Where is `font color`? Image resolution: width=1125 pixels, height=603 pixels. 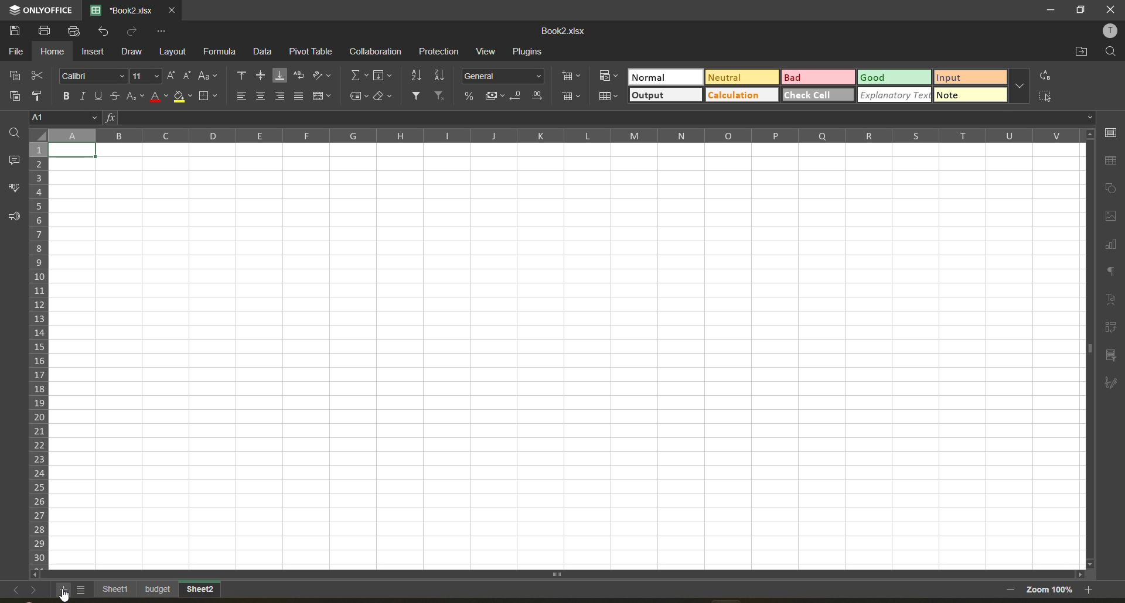
font color is located at coordinates (158, 99).